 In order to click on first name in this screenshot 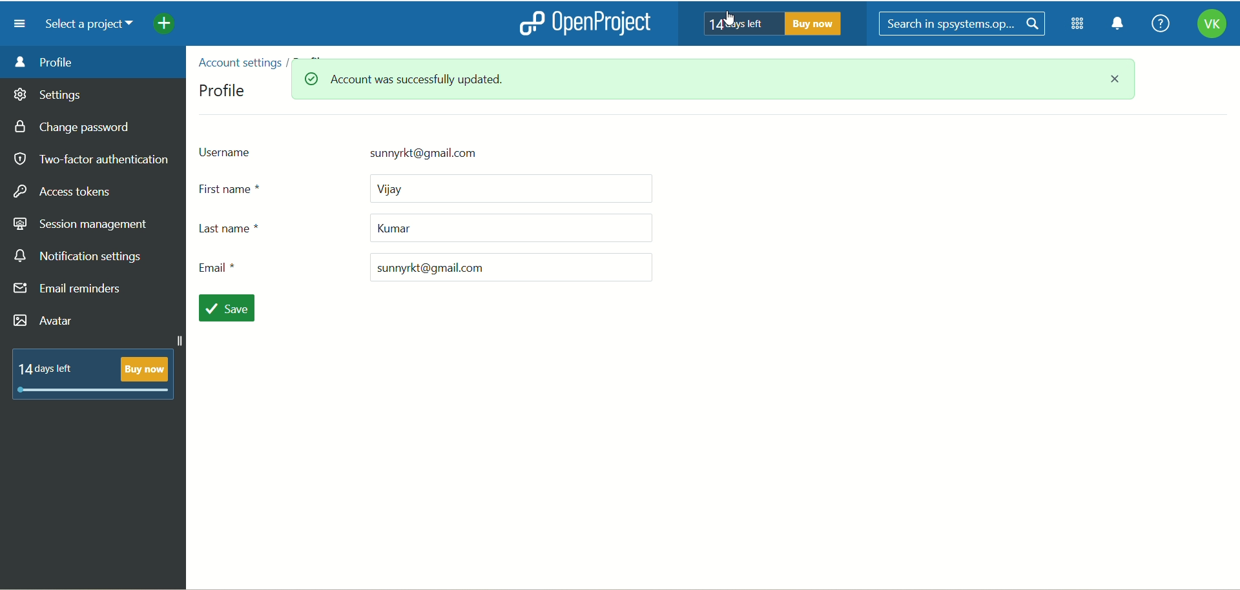, I will do `click(429, 188)`.